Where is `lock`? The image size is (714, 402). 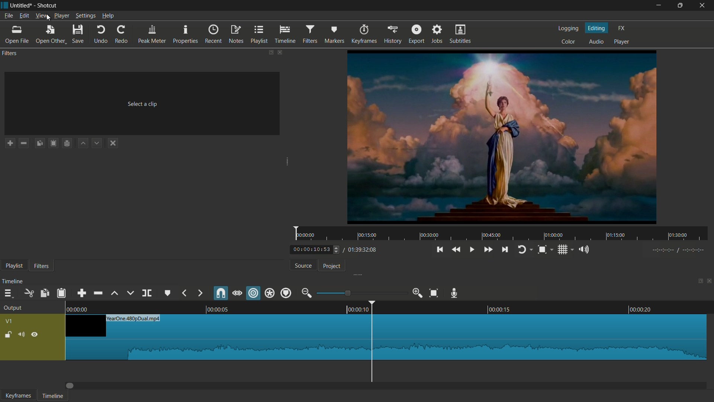
lock is located at coordinates (8, 335).